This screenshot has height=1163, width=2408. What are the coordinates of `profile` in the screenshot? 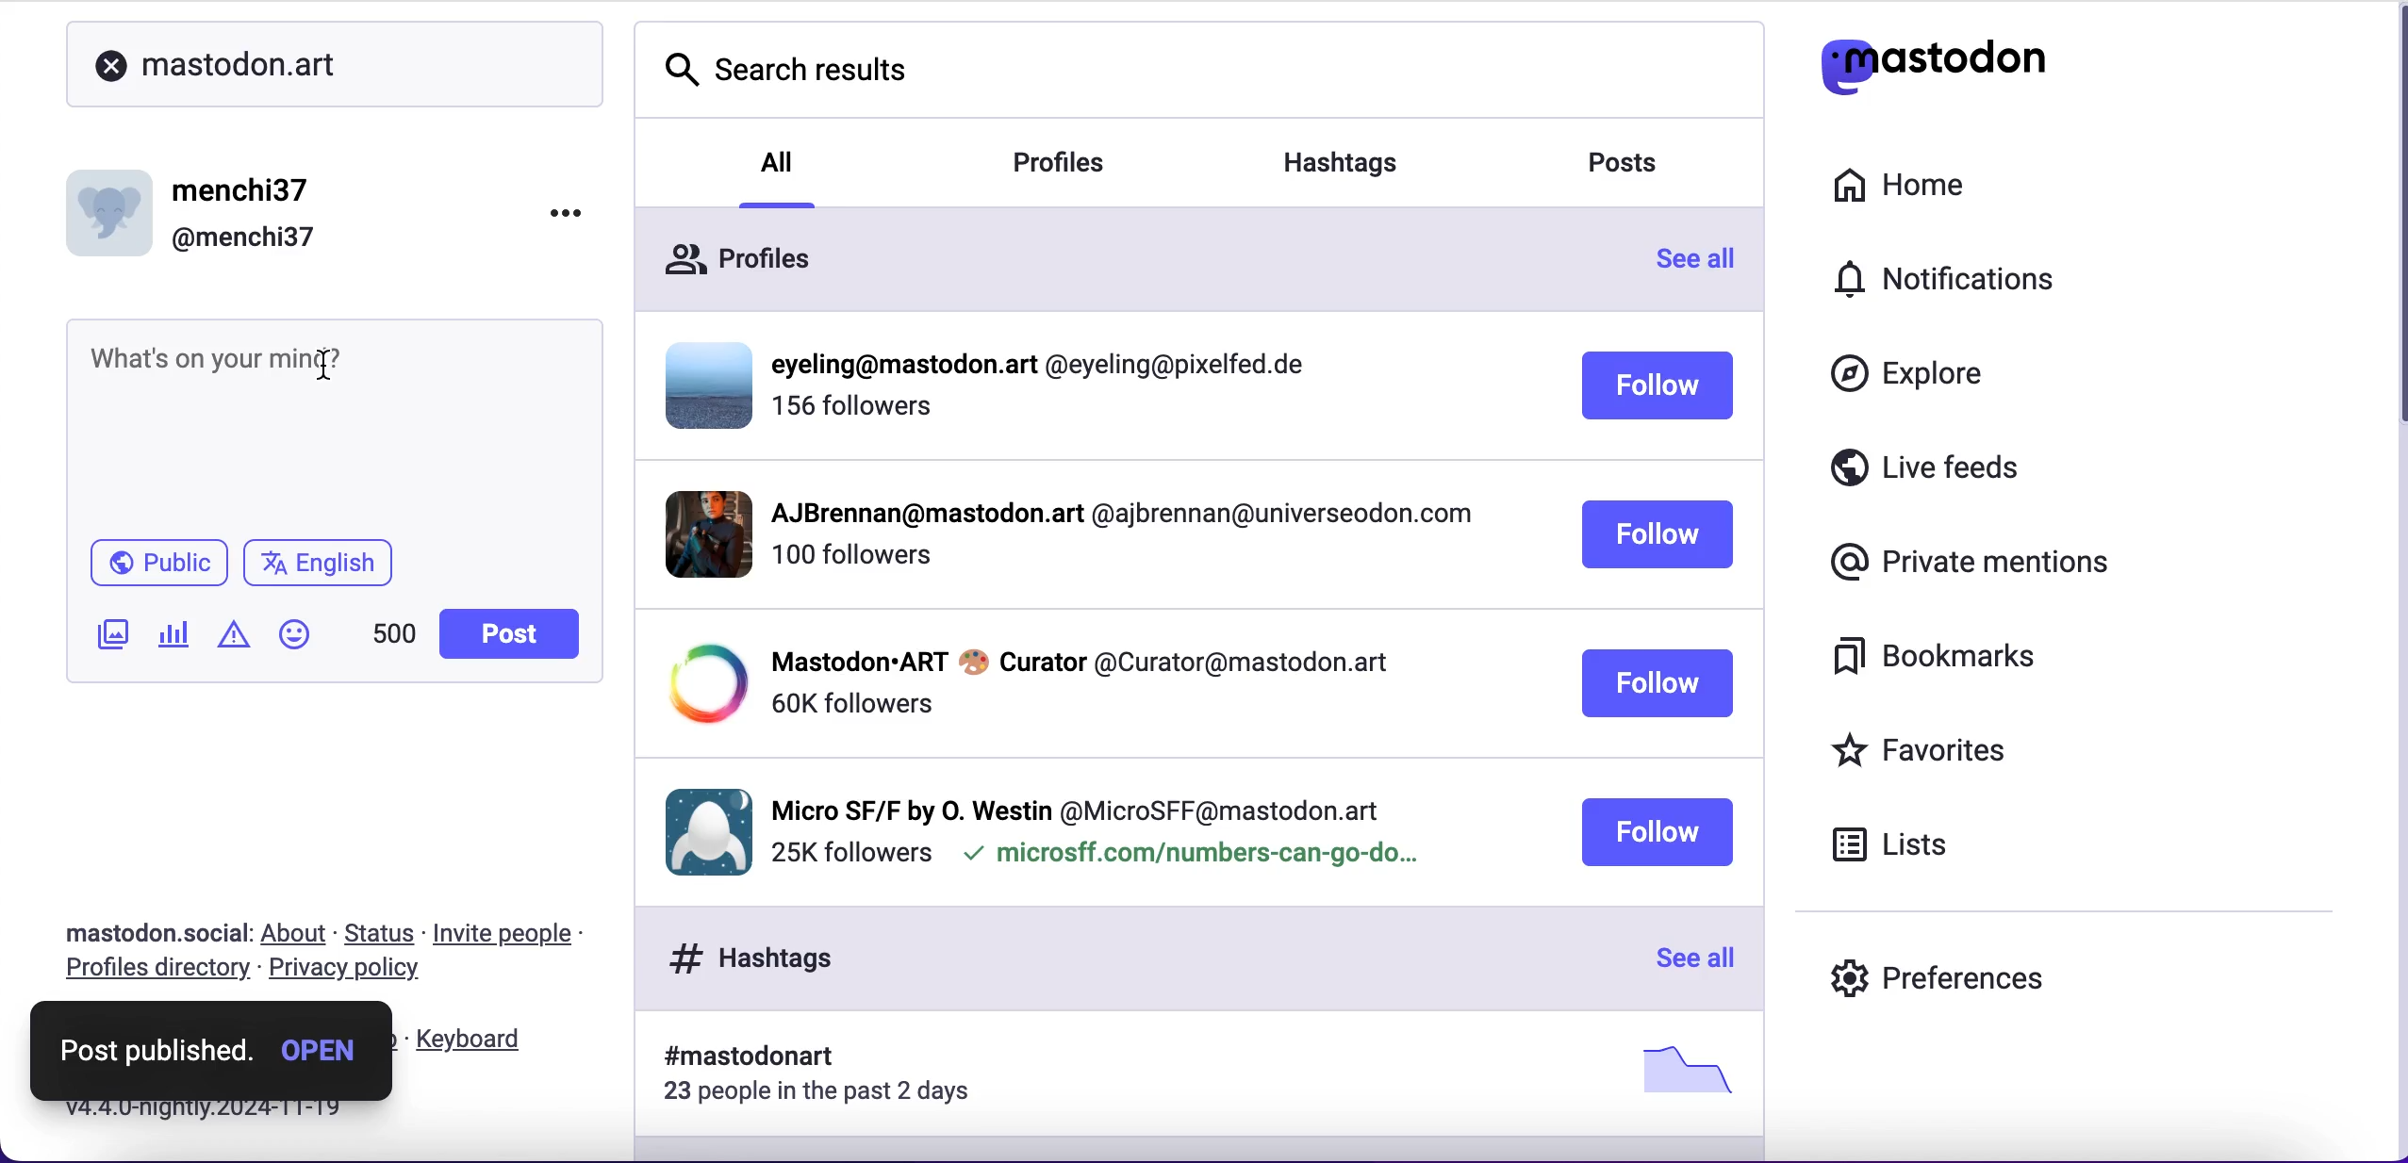 It's located at (1118, 518).